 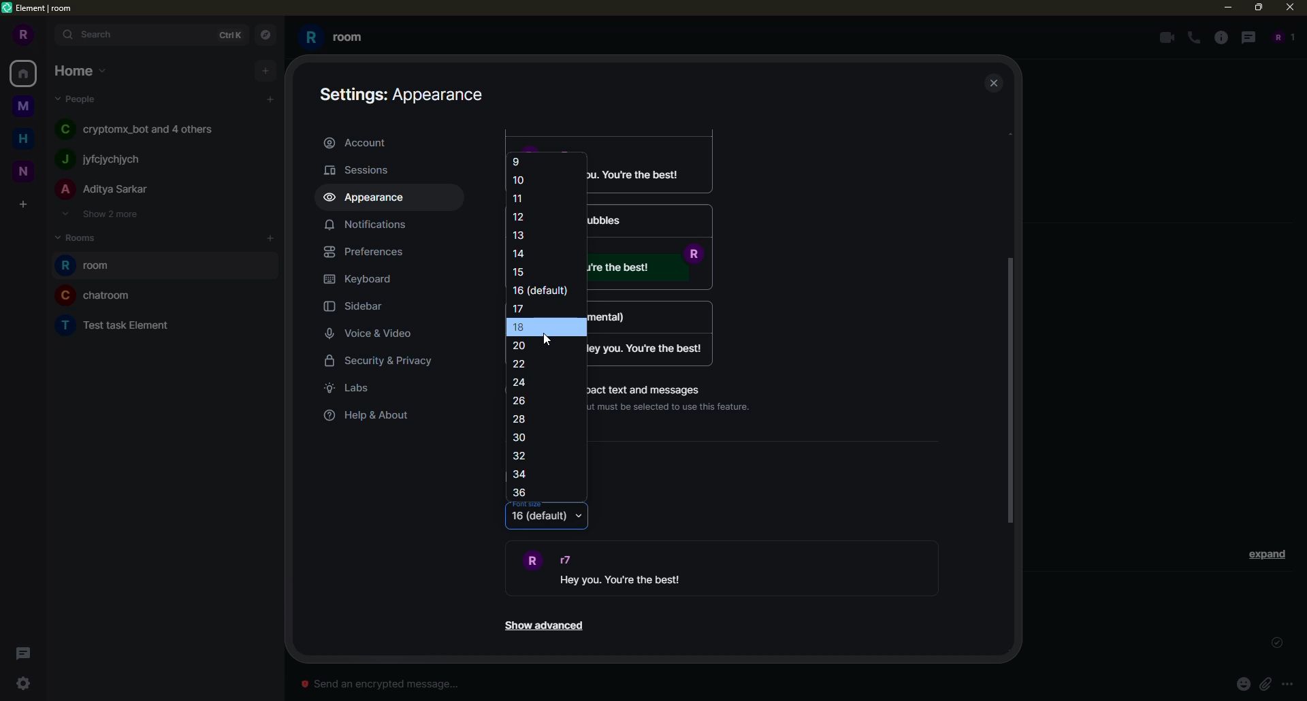 I want to click on show advanced, so click(x=543, y=626).